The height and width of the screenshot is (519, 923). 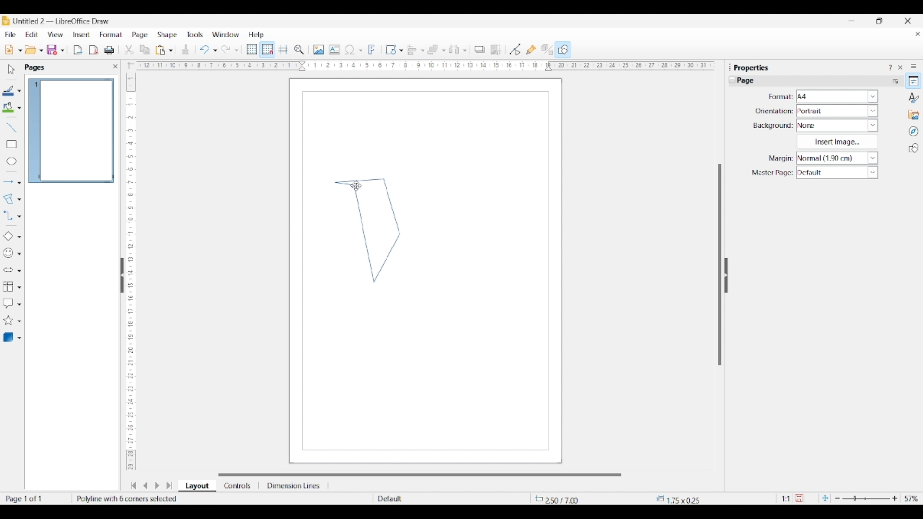 I want to click on Clone formatting, so click(x=186, y=49).